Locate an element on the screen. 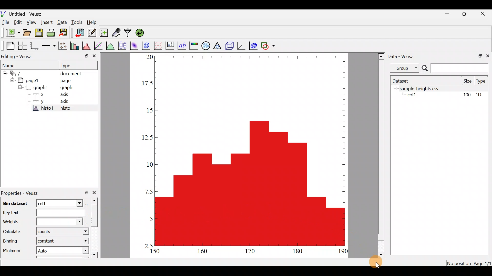 The height and width of the screenshot is (276, 492). Edit is located at coordinates (17, 23).